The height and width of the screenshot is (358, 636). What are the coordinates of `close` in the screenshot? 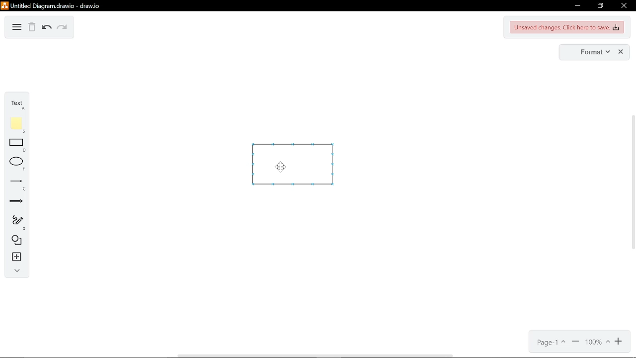 It's located at (622, 52).